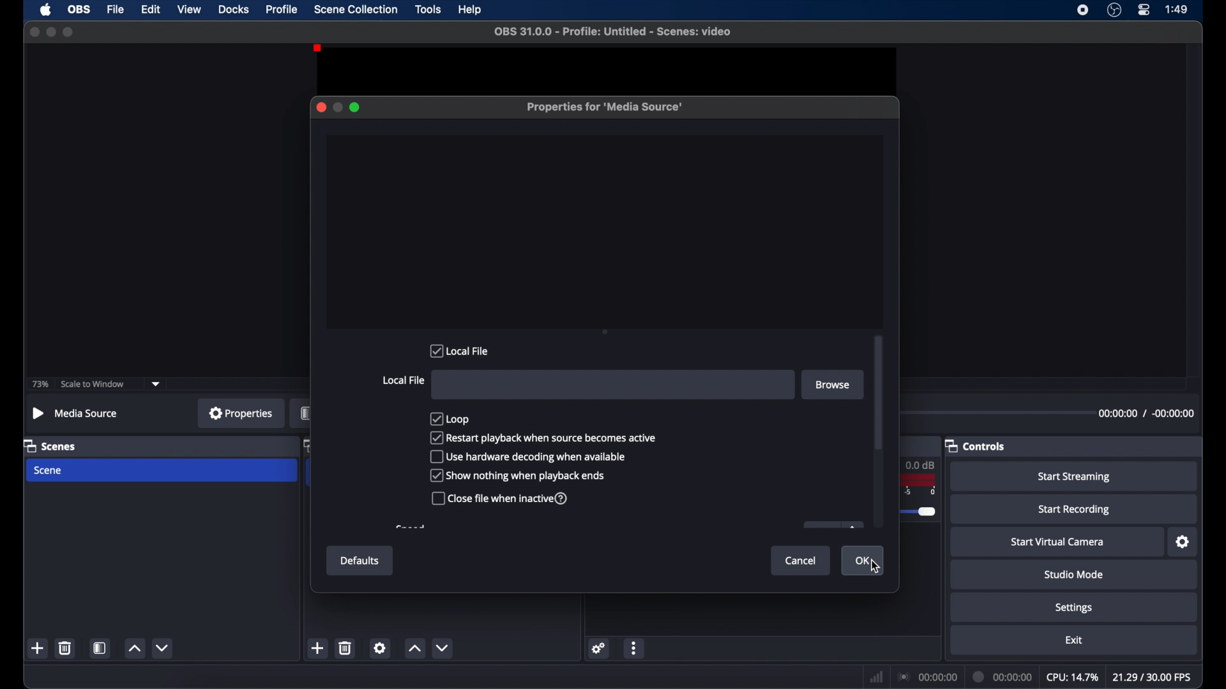  I want to click on checkbox, so click(529, 457).